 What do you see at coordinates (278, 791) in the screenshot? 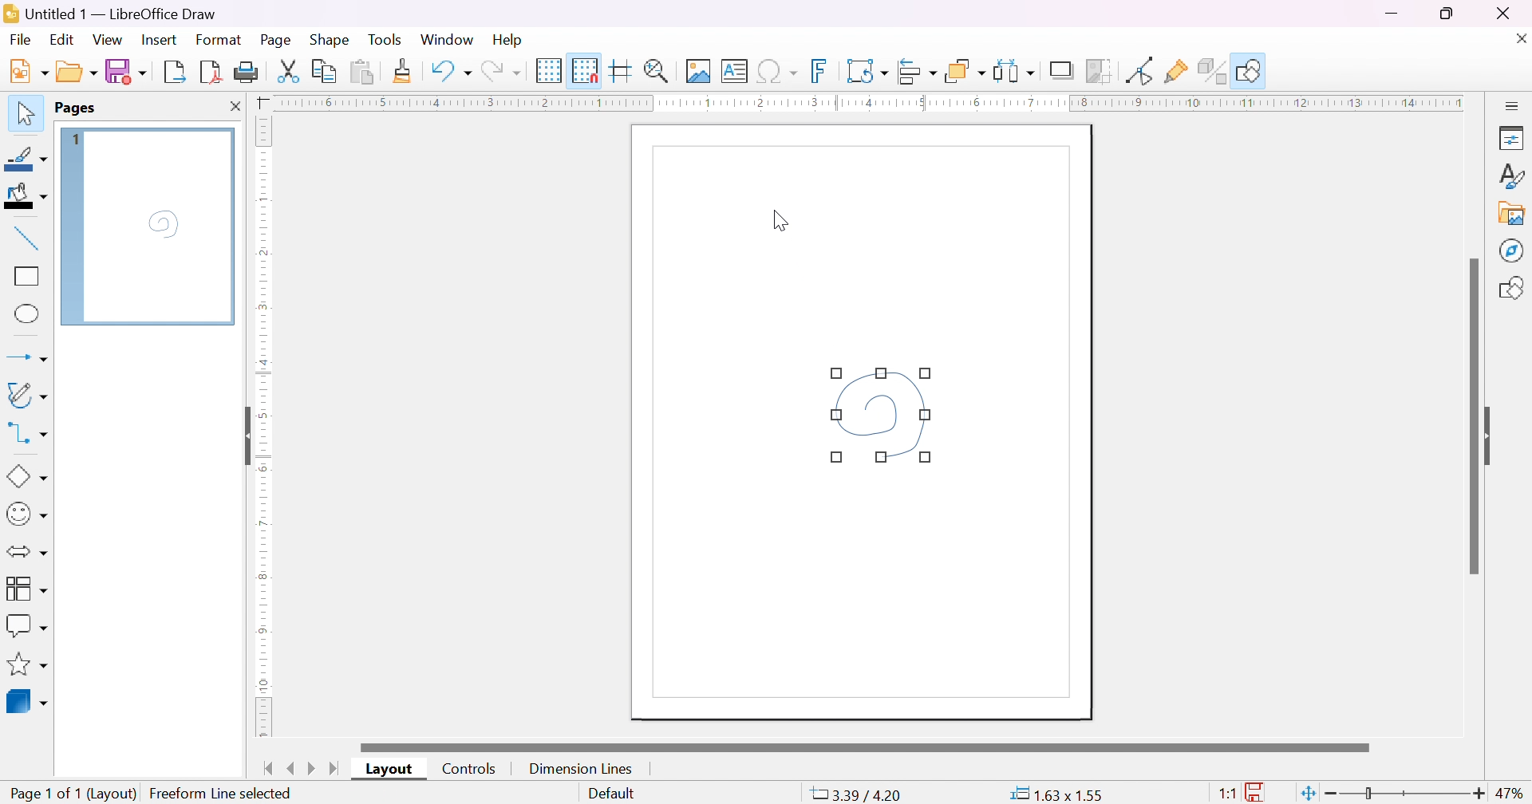
I see `Create Freeform Line(dx=0.13 dy=0.01)` at bounding box center [278, 791].